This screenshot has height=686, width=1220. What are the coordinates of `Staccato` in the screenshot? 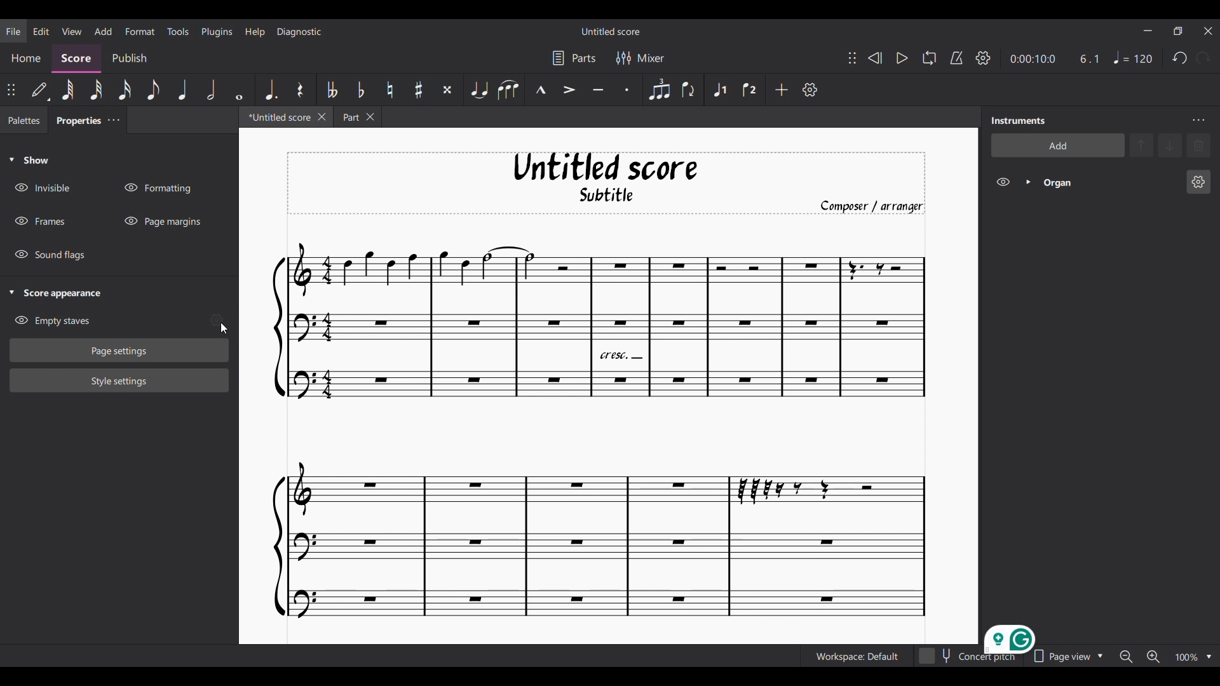 It's located at (630, 90).